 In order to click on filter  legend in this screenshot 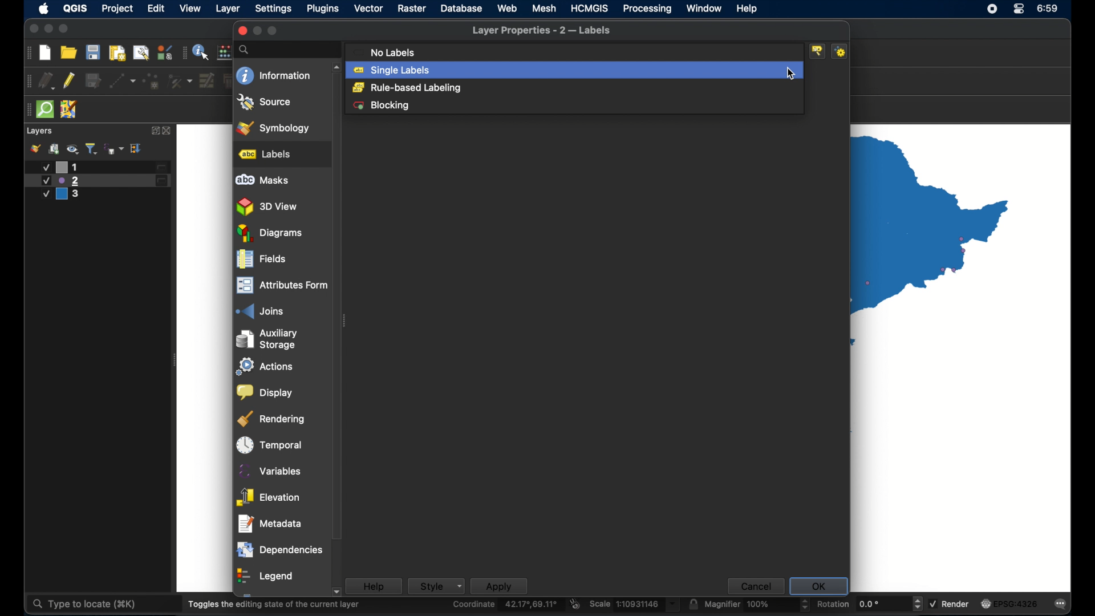, I will do `click(92, 148)`.